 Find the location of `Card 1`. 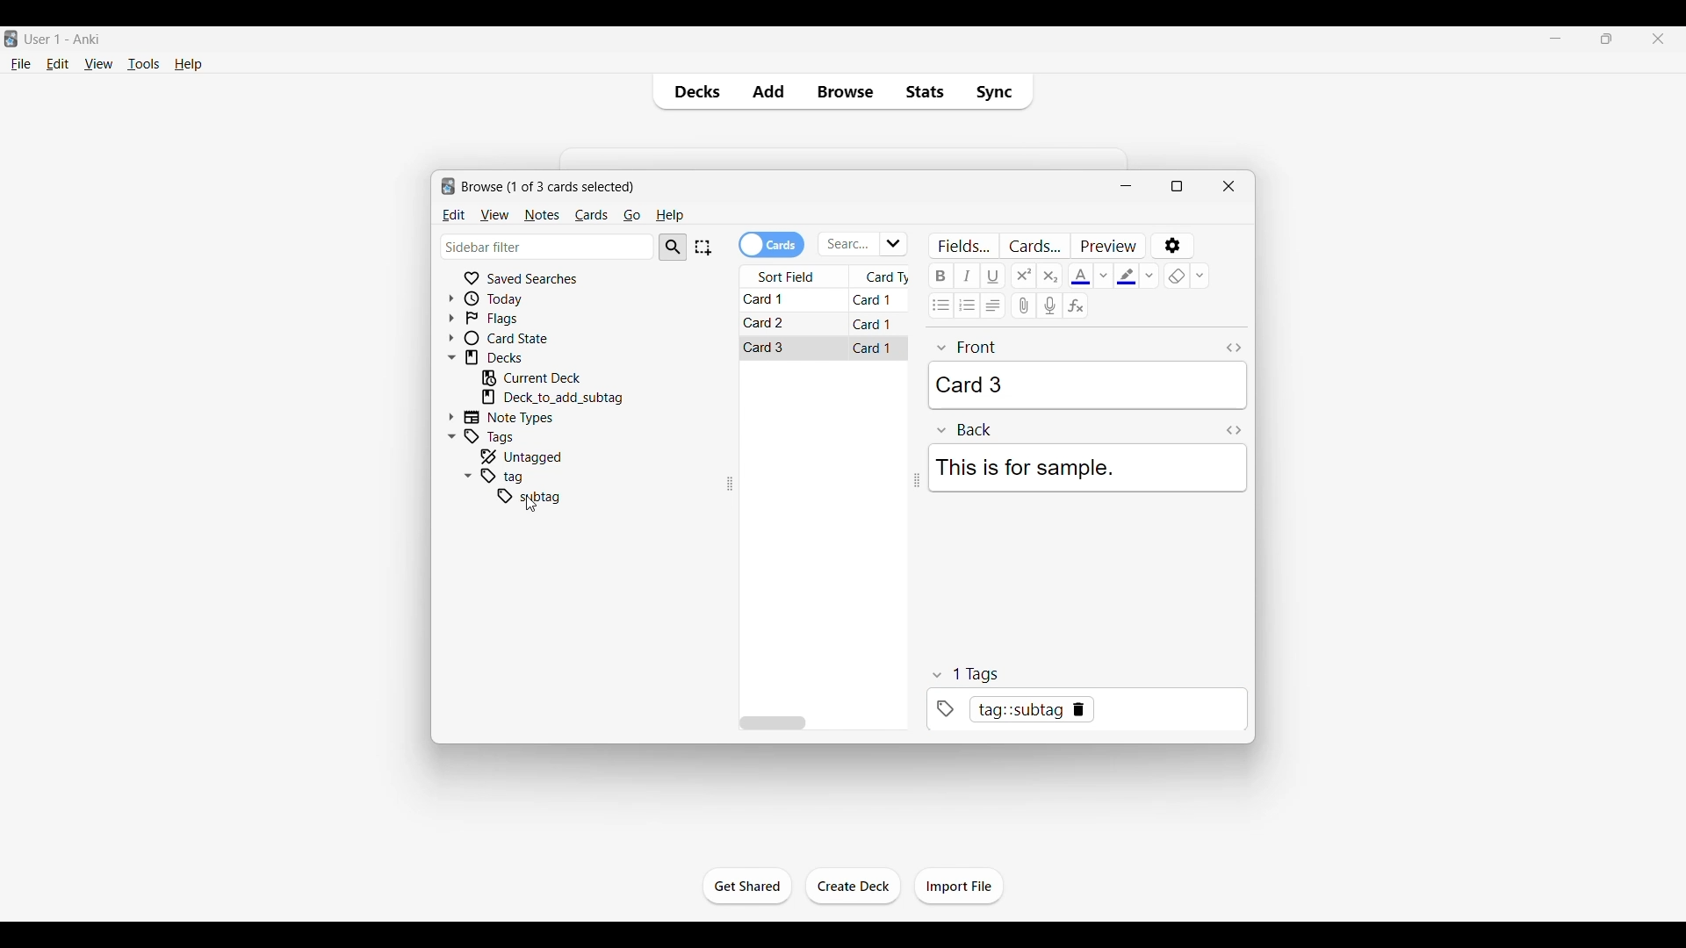

Card 1 is located at coordinates (873, 348).